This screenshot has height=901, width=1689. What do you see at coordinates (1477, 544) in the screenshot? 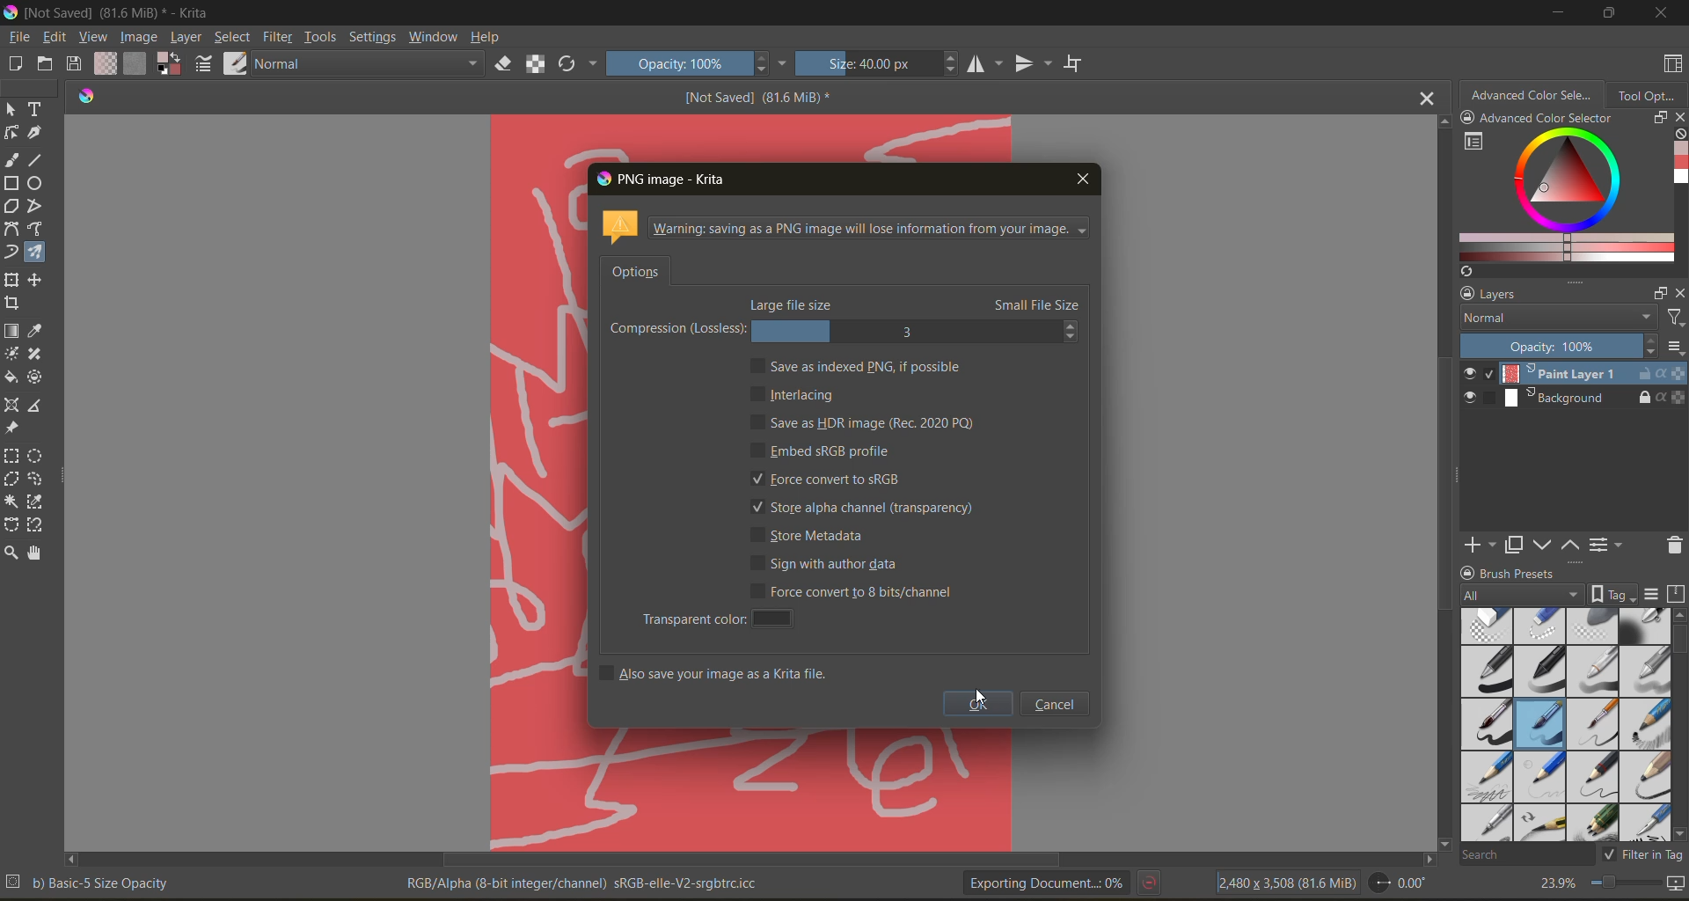
I see `add` at bounding box center [1477, 544].